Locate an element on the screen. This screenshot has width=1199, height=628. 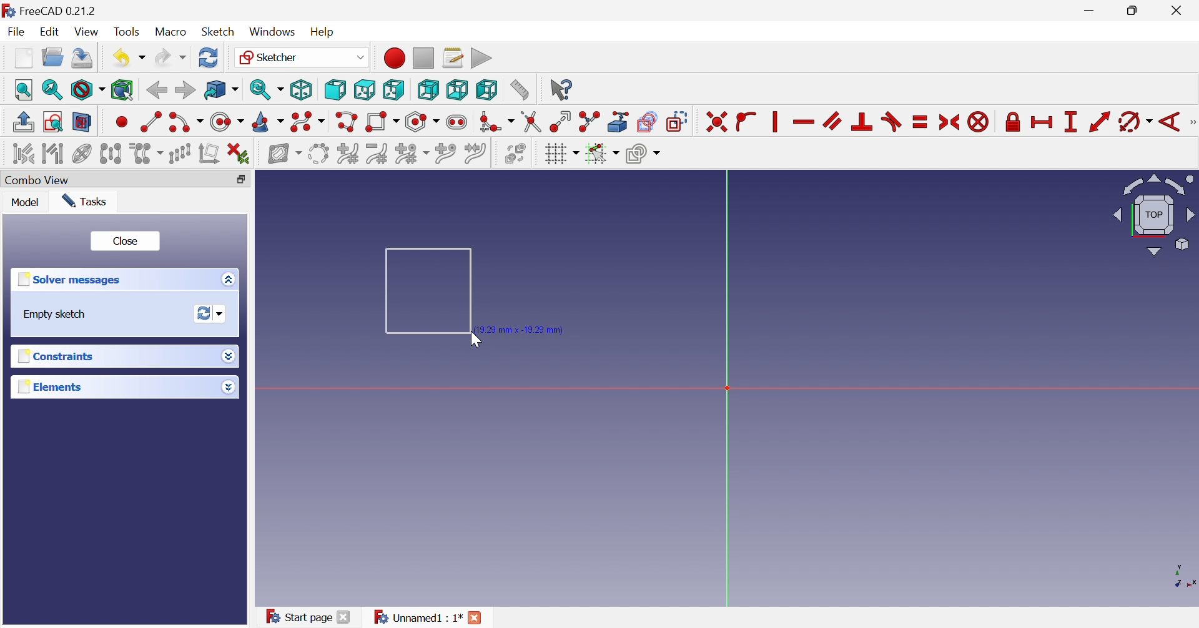
Free CAD0.21.2 is located at coordinates (59, 9).